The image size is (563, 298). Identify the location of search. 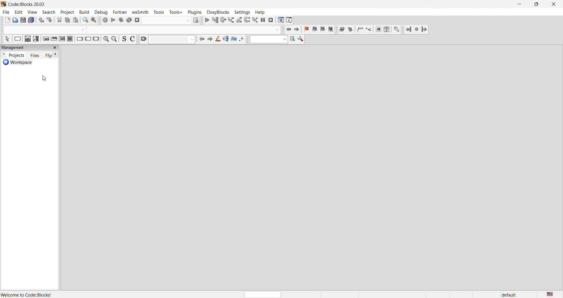
(48, 12).